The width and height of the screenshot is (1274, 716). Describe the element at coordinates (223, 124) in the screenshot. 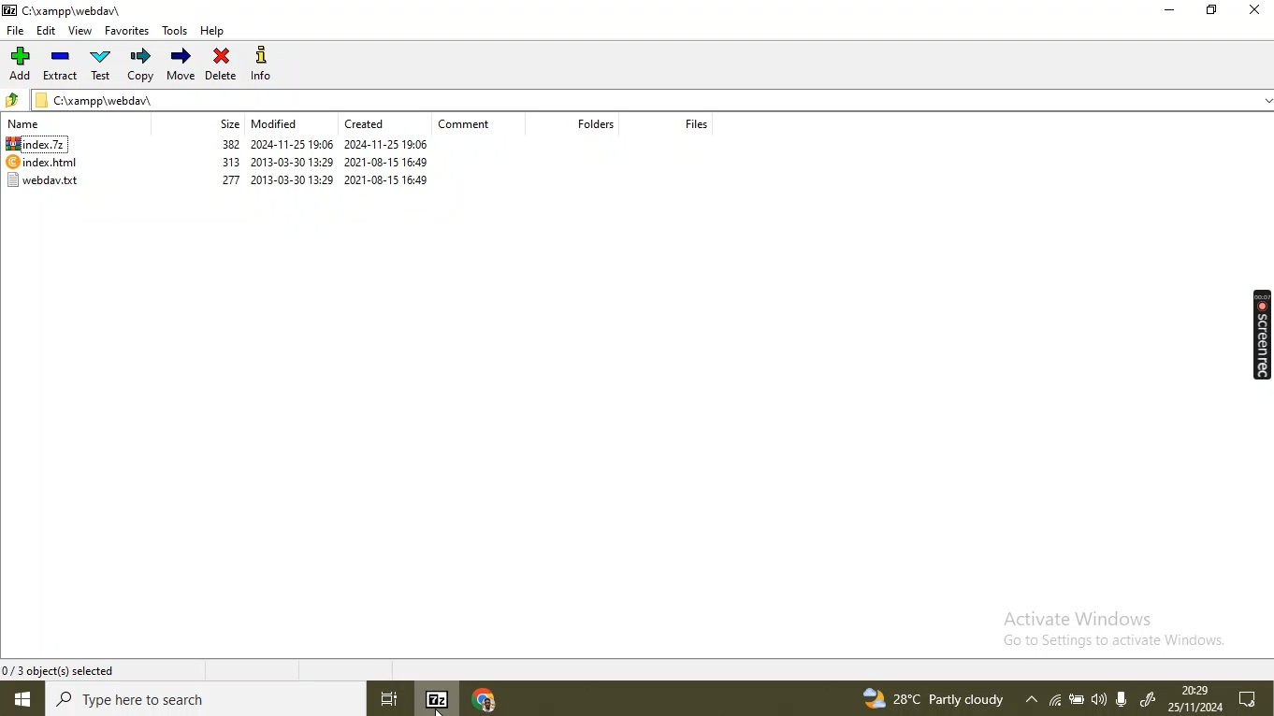

I see `size` at that location.